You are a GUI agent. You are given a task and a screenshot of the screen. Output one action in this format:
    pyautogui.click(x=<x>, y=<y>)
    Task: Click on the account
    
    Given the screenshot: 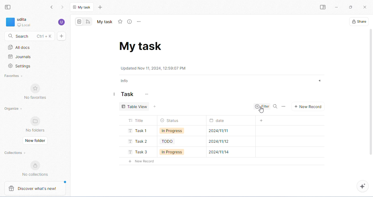 What is the action you would take?
    pyautogui.click(x=61, y=22)
    